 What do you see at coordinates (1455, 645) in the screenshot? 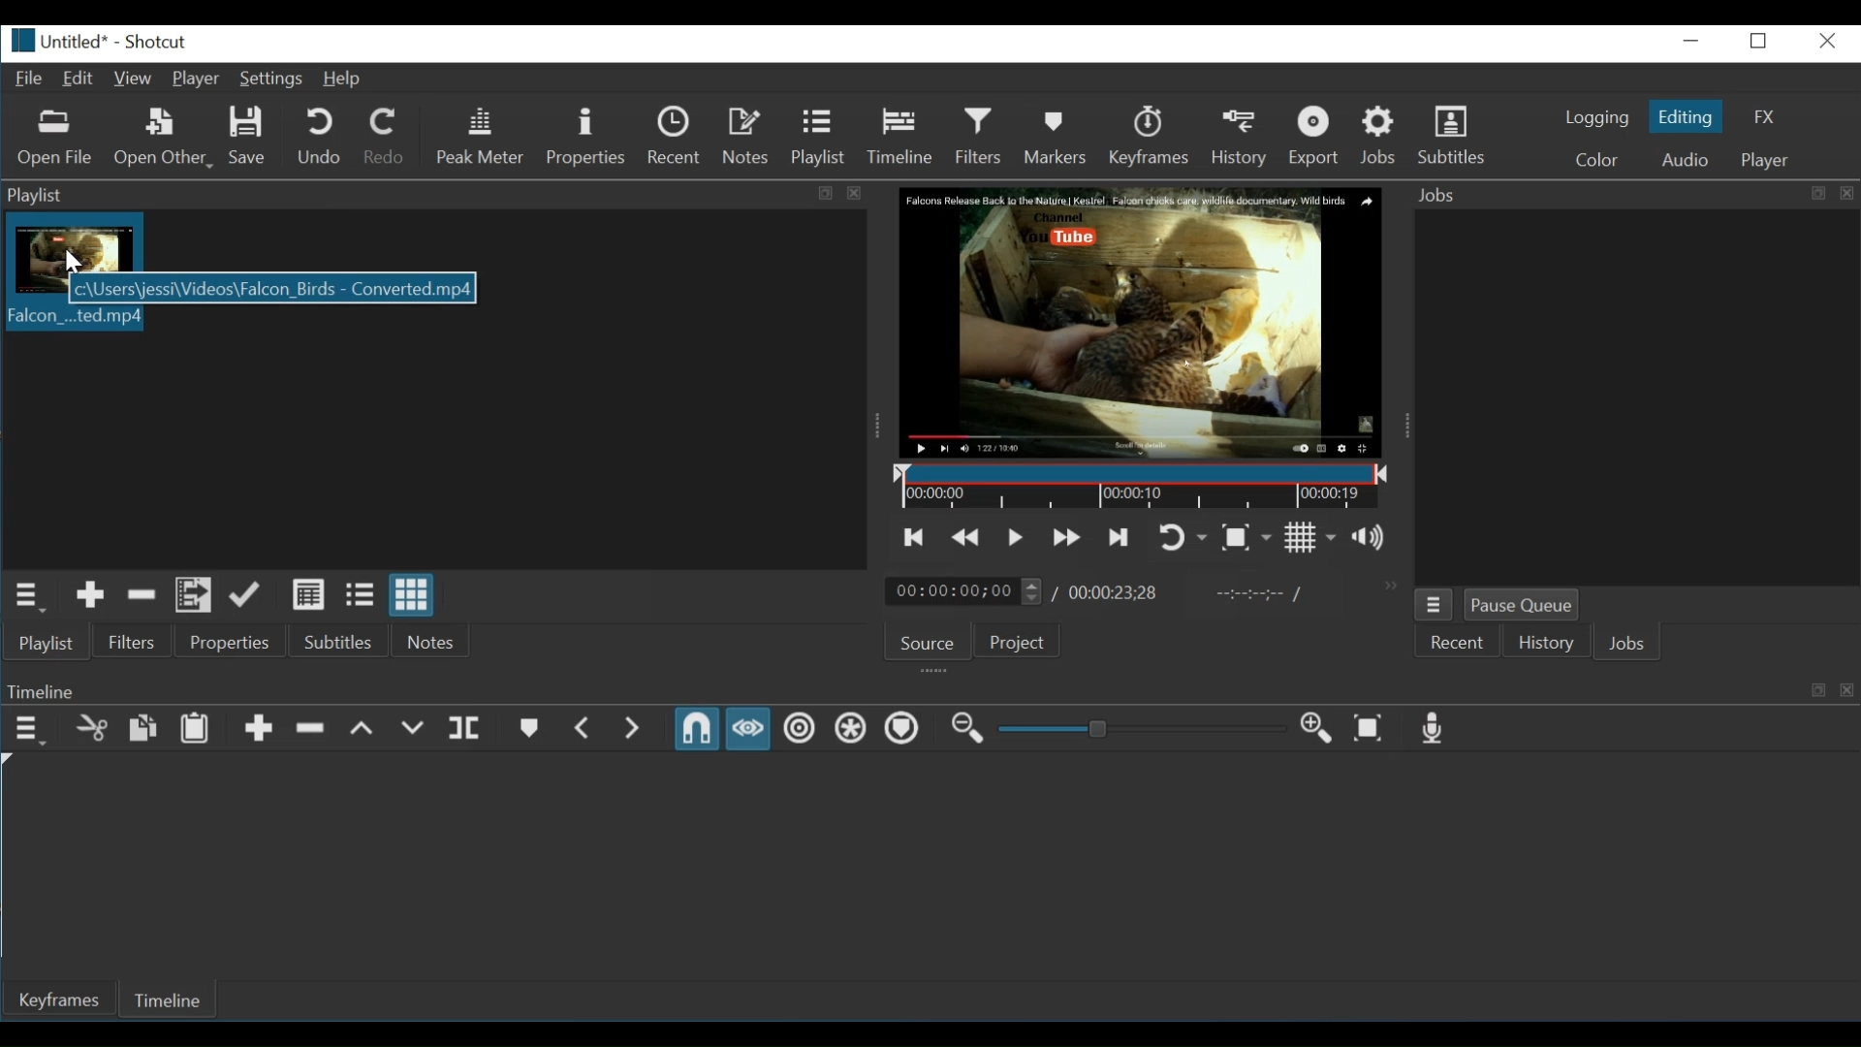
I see `Recent` at bounding box center [1455, 645].